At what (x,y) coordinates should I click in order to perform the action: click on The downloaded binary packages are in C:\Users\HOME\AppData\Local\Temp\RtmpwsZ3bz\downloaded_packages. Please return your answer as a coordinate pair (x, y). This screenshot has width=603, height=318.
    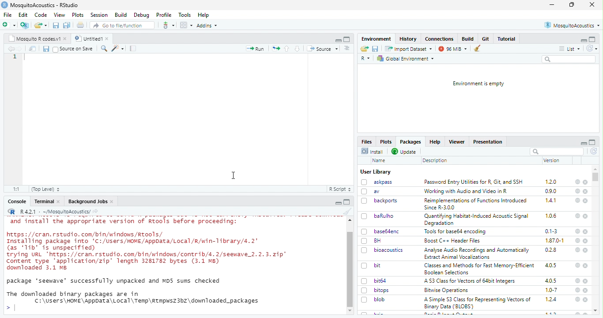
    Looking at the image, I should click on (133, 297).